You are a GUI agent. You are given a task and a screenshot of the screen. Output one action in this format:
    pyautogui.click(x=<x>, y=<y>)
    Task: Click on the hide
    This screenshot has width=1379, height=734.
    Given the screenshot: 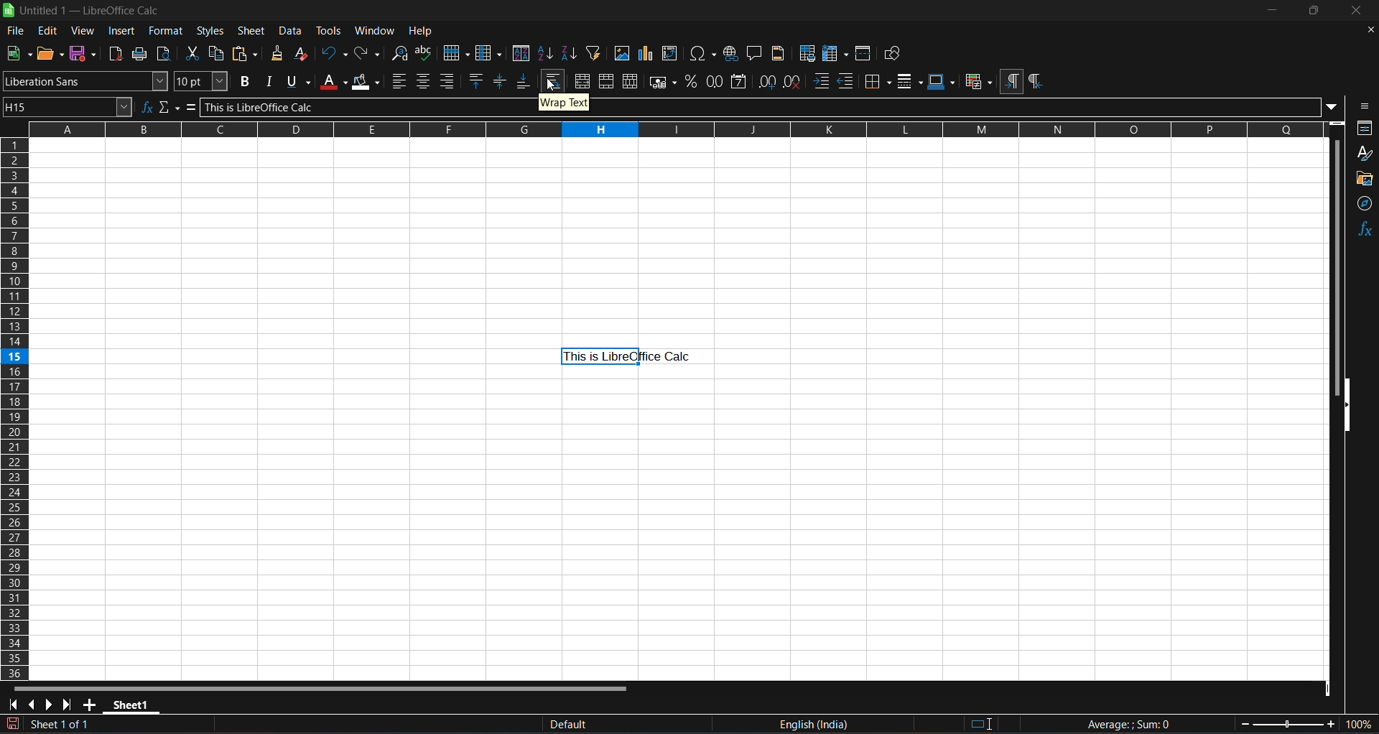 What is the action you would take?
    pyautogui.click(x=1342, y=403)
    